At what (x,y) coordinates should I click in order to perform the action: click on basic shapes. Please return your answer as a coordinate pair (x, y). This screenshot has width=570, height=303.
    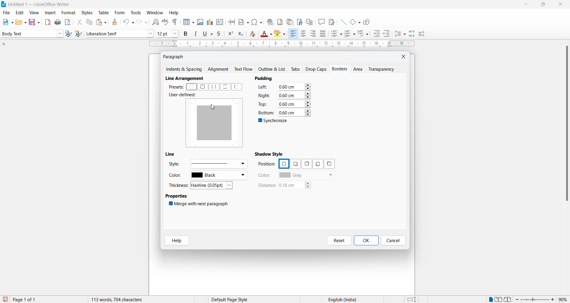
    Looking at the image, I should click on (354, 21).